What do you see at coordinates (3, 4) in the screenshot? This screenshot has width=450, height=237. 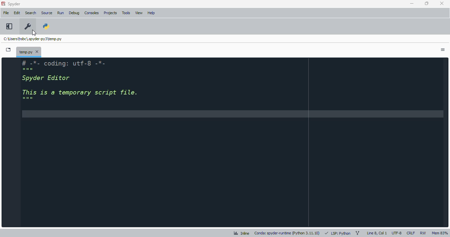 I see `logo` at bounding box center [3, 4].